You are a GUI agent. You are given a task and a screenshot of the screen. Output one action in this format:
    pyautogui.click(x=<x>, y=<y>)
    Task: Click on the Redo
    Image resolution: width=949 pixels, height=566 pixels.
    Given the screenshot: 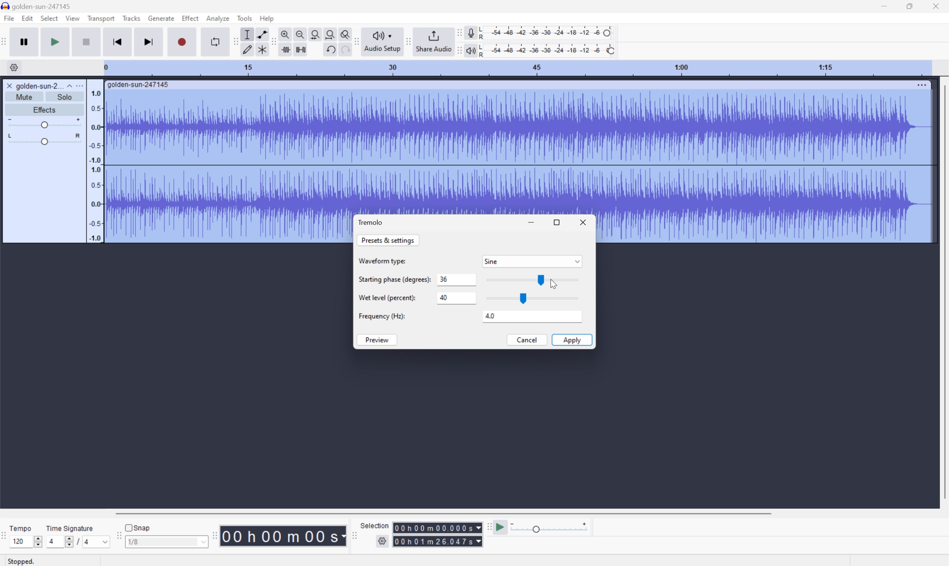 What is the action you would take?
    pyautogui.click(x=345, y=50)
    